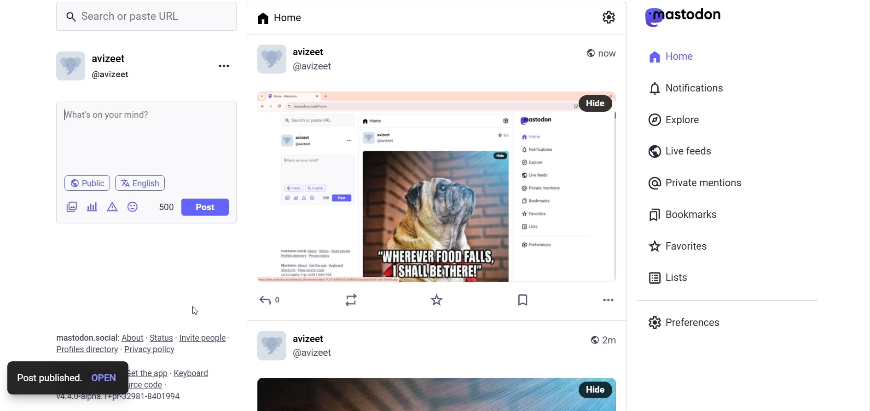 This screenshot has width=870, height=411. Describe the element at coordinates (114, 75) in the screenshot. I see `@avizeet` at that location.